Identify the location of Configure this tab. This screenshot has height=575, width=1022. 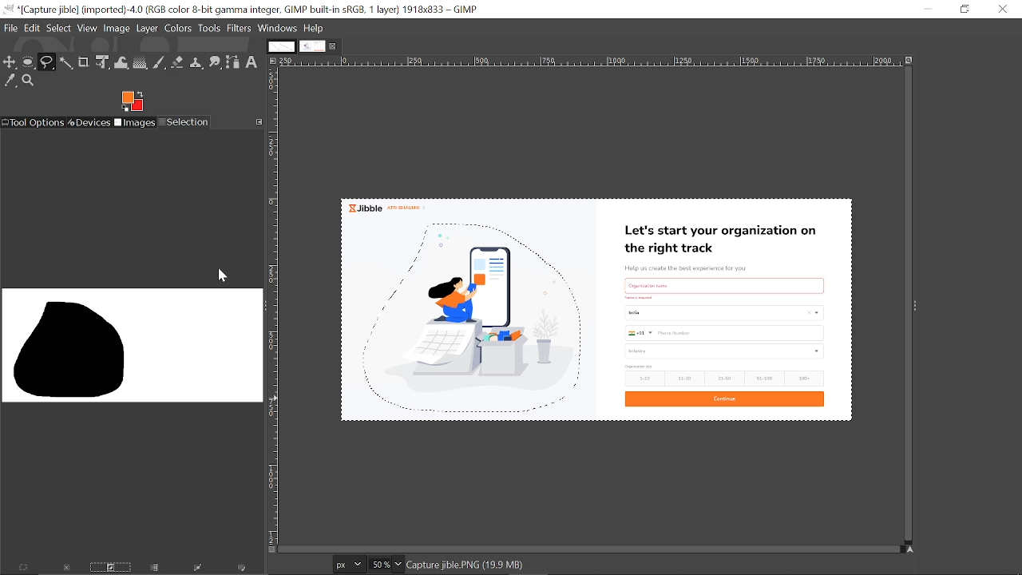
(257, 123).